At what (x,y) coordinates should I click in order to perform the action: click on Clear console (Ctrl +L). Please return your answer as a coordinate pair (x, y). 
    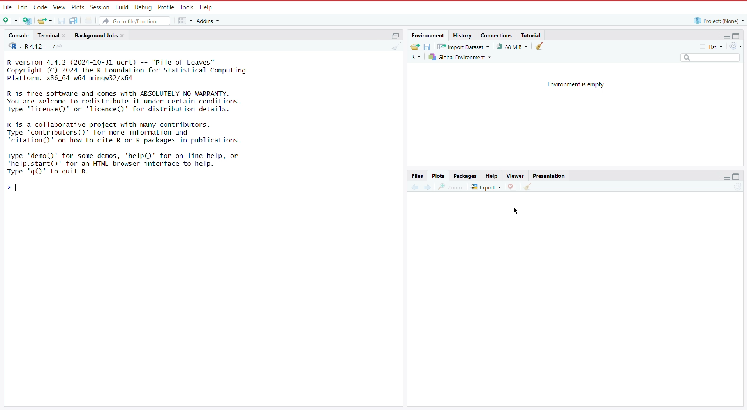
    Looking at the image, I should click on (397, 49).